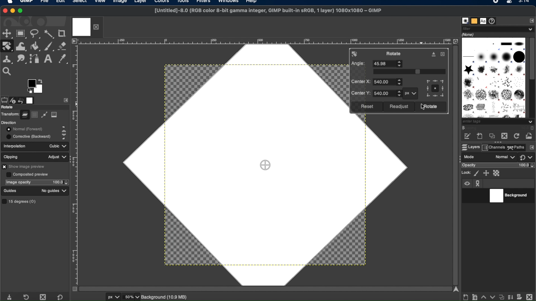 The height and width of the screenshot is (301, 536). Describe the element at coordinates (54, 115) in the screenshot. I see `image ` at that location.